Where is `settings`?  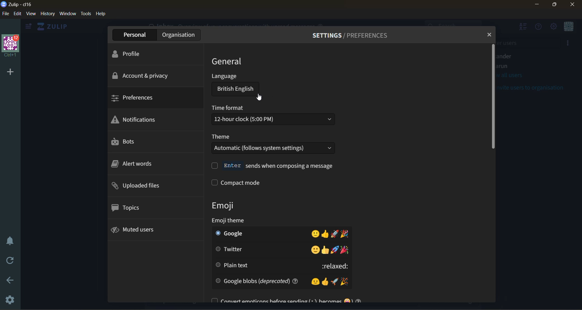 settings is located at coordinates (11, 299).